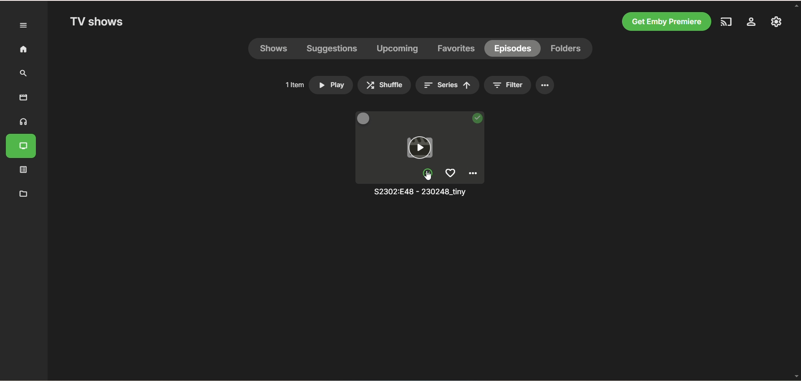 This screenshot has width=801, height=381. I want to click on play on another device, so click(725, 22).